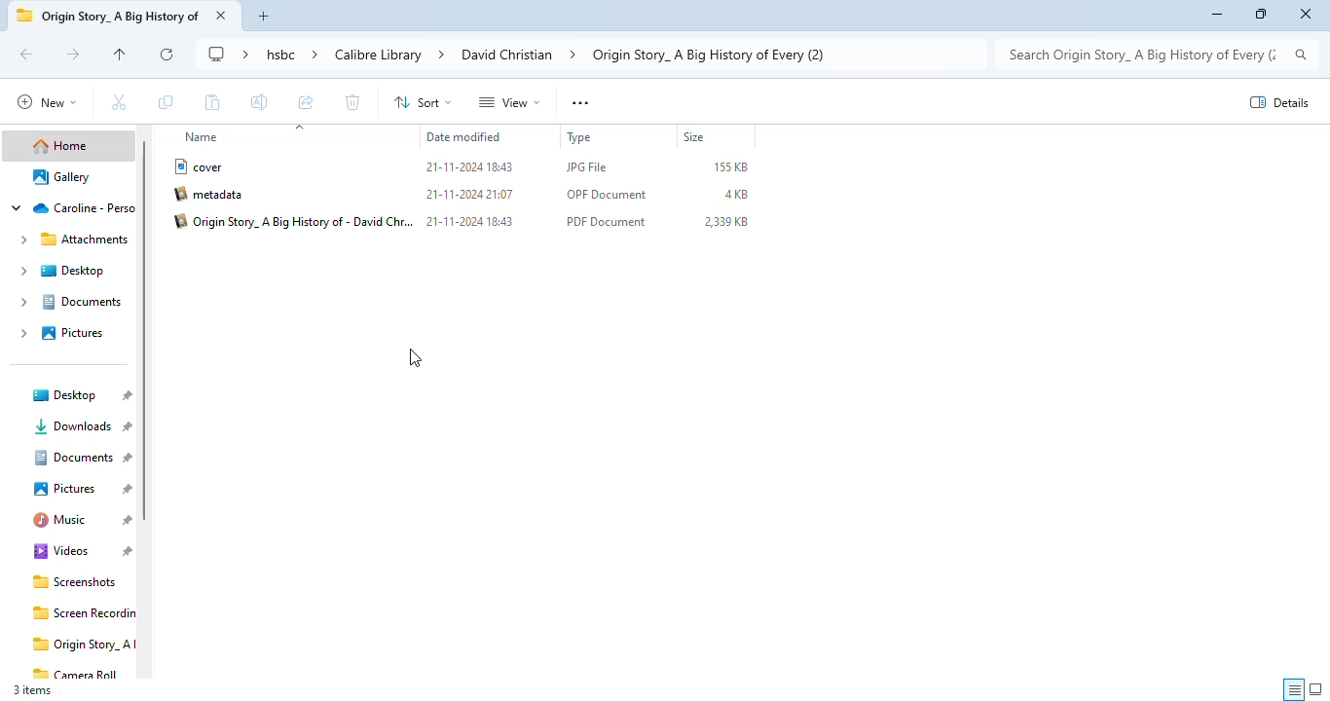  What do you see at coordinates (424, 102) in the screenshot?
I see `sort` at bounding box center [424, 102].